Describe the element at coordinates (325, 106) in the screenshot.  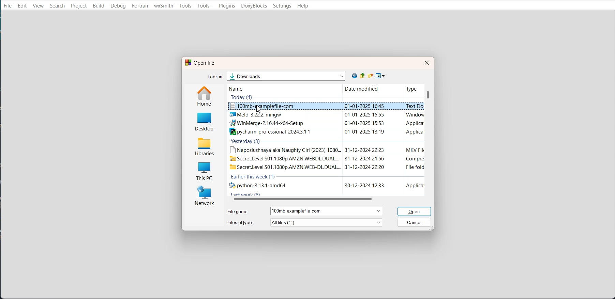
I see `100mb-examplefile.com` at that location.